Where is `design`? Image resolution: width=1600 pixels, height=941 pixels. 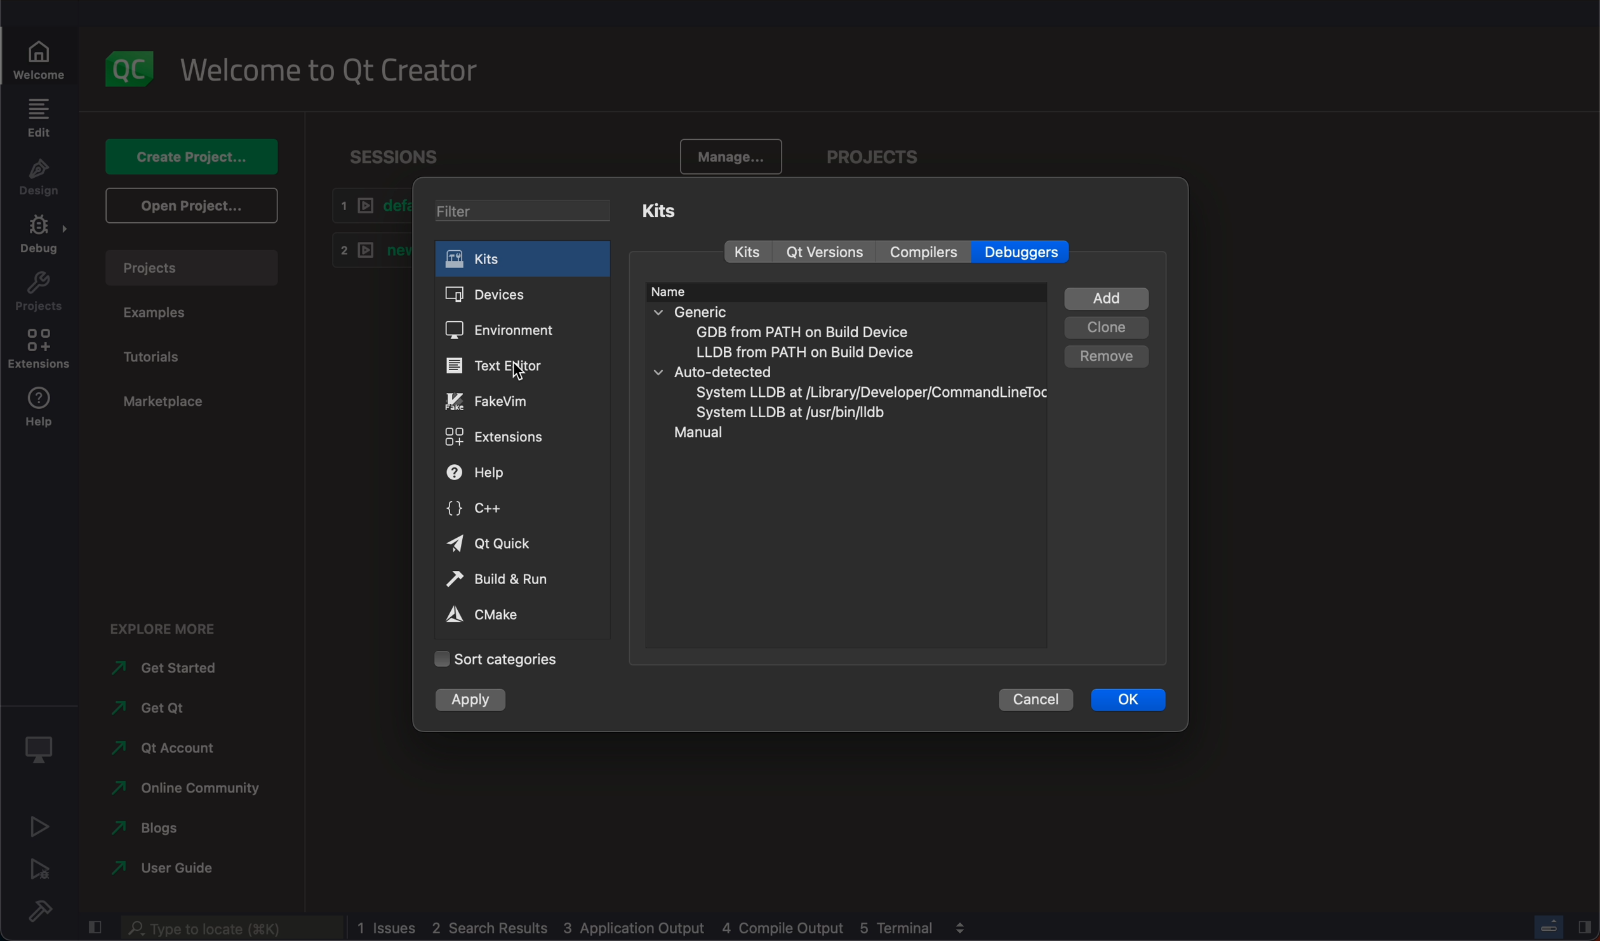
design is located at coordinates (37, 180).